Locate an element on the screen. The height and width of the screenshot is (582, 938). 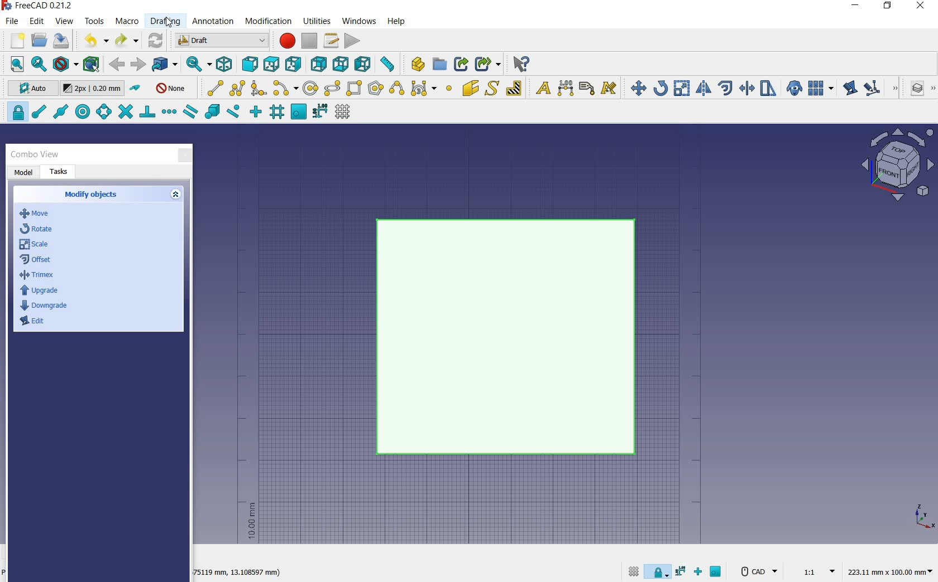
draft utility tools is located at coordinates (932, 89).